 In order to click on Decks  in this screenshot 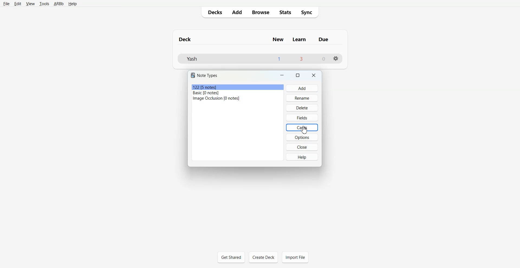, I will do `click(214, 12)`.